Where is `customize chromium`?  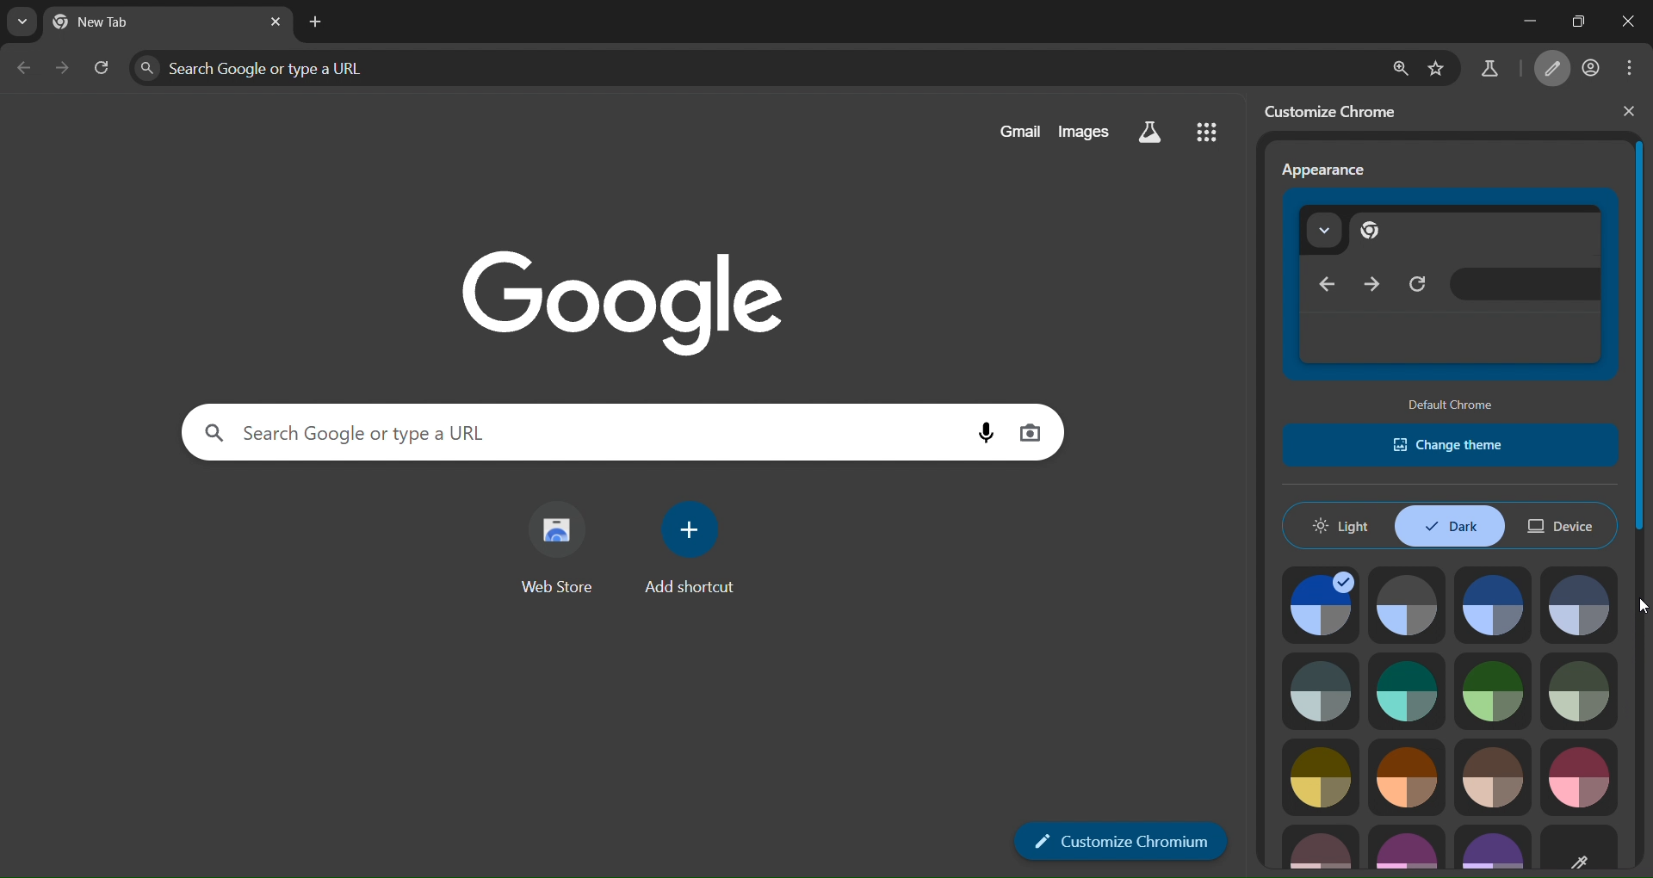 customize chromium is located at coordinates (1339, 110).